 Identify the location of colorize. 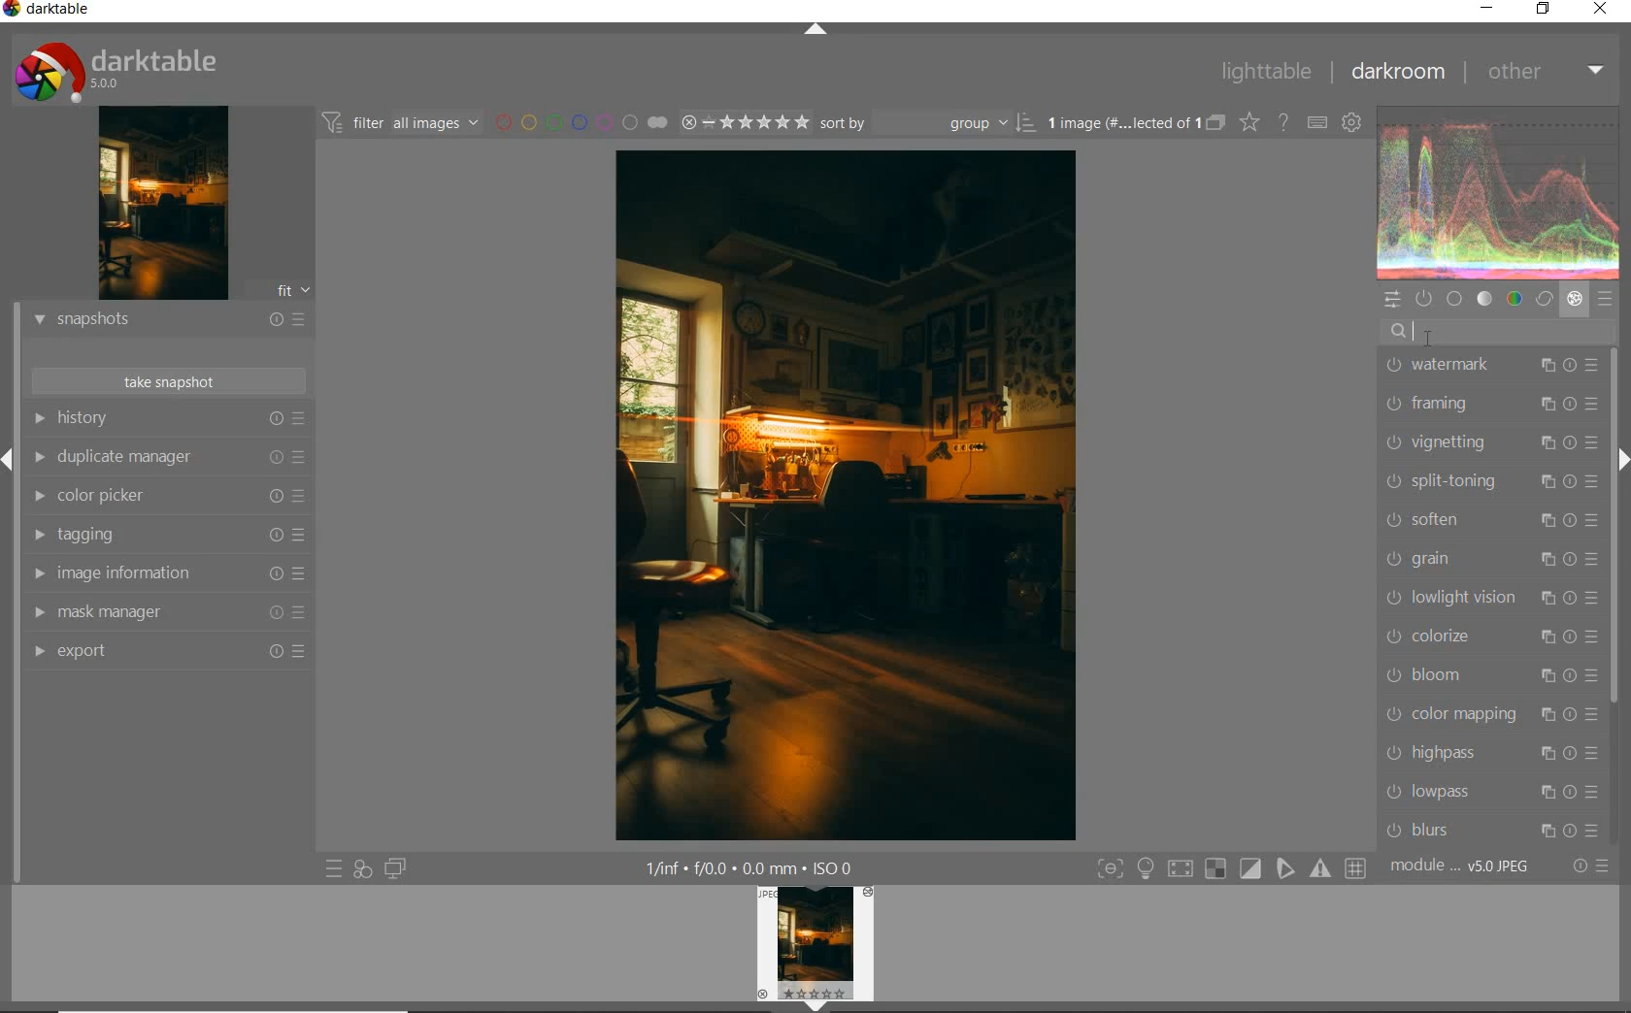
(1488, 636).